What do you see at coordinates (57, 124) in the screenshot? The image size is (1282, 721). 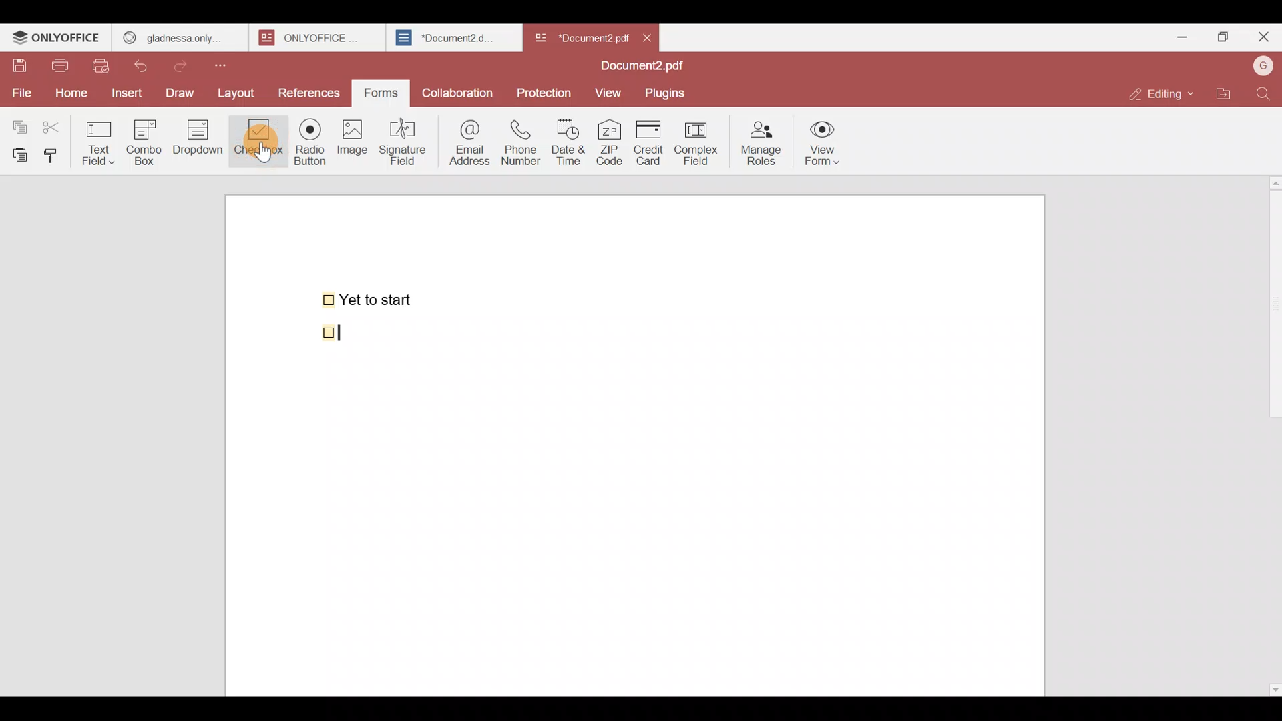 I see `Cut` at bounding box center [57, 124].